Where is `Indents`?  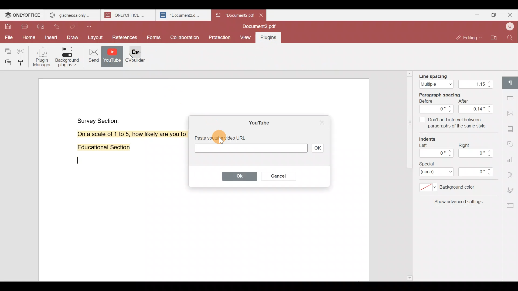 Indents is located at coordinates (430, 140).